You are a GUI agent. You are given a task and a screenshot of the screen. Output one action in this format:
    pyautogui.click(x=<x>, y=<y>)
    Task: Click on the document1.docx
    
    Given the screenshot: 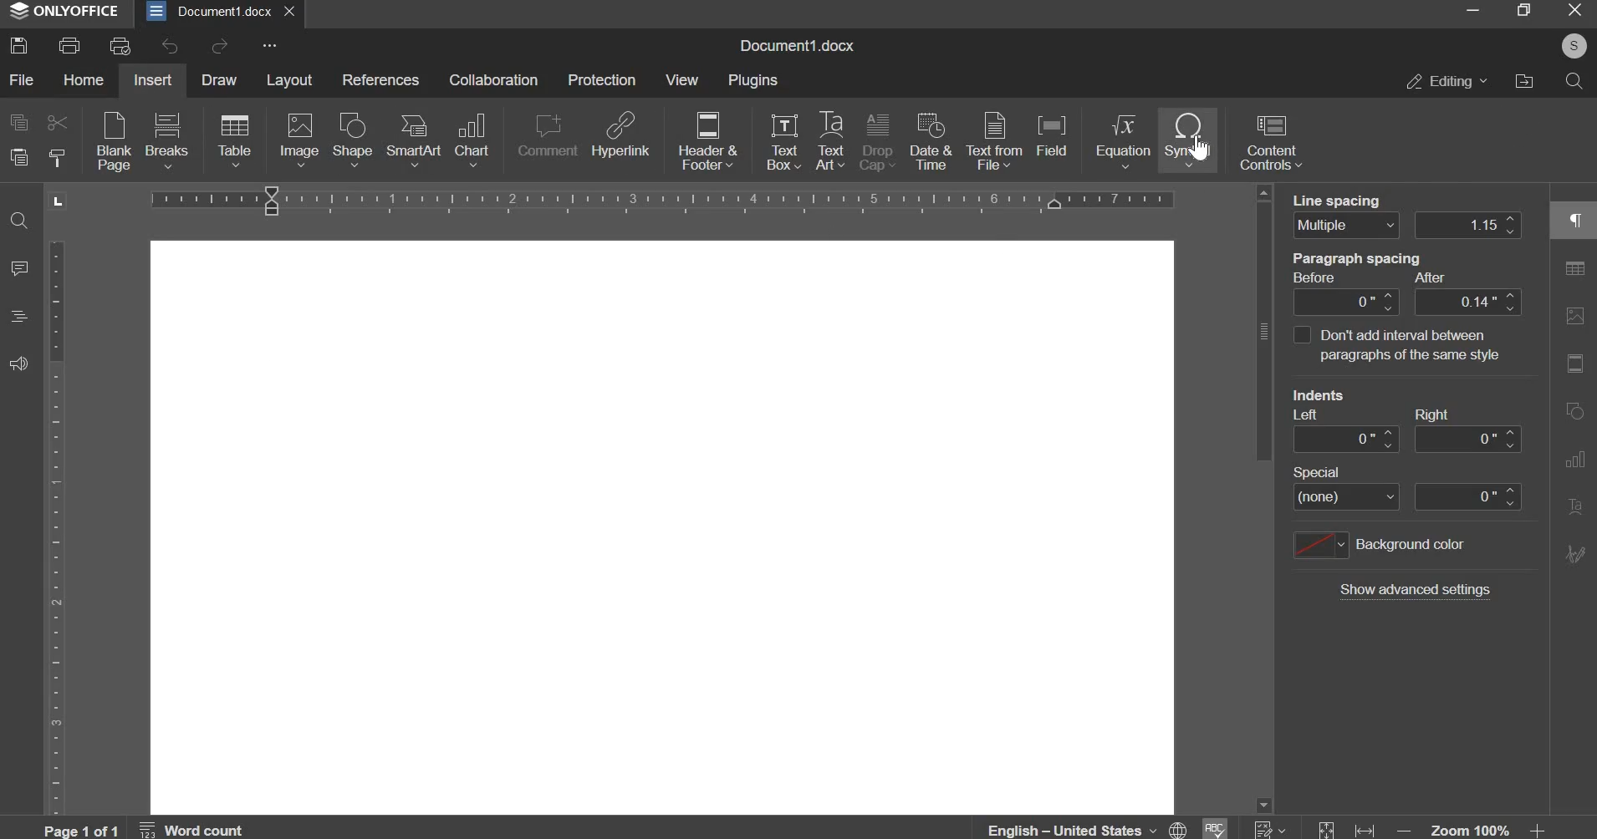 What is the action you would take?
    pyautogui.click(x=208, y=10)
    